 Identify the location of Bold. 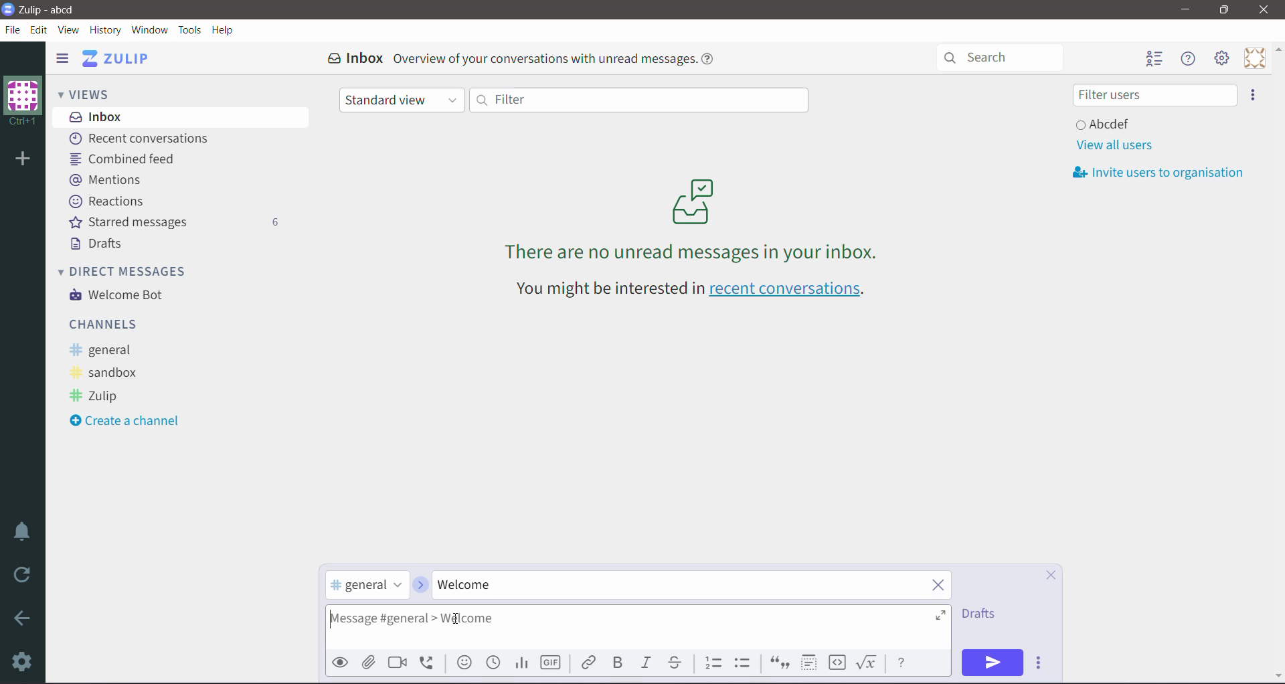
(617, 663).